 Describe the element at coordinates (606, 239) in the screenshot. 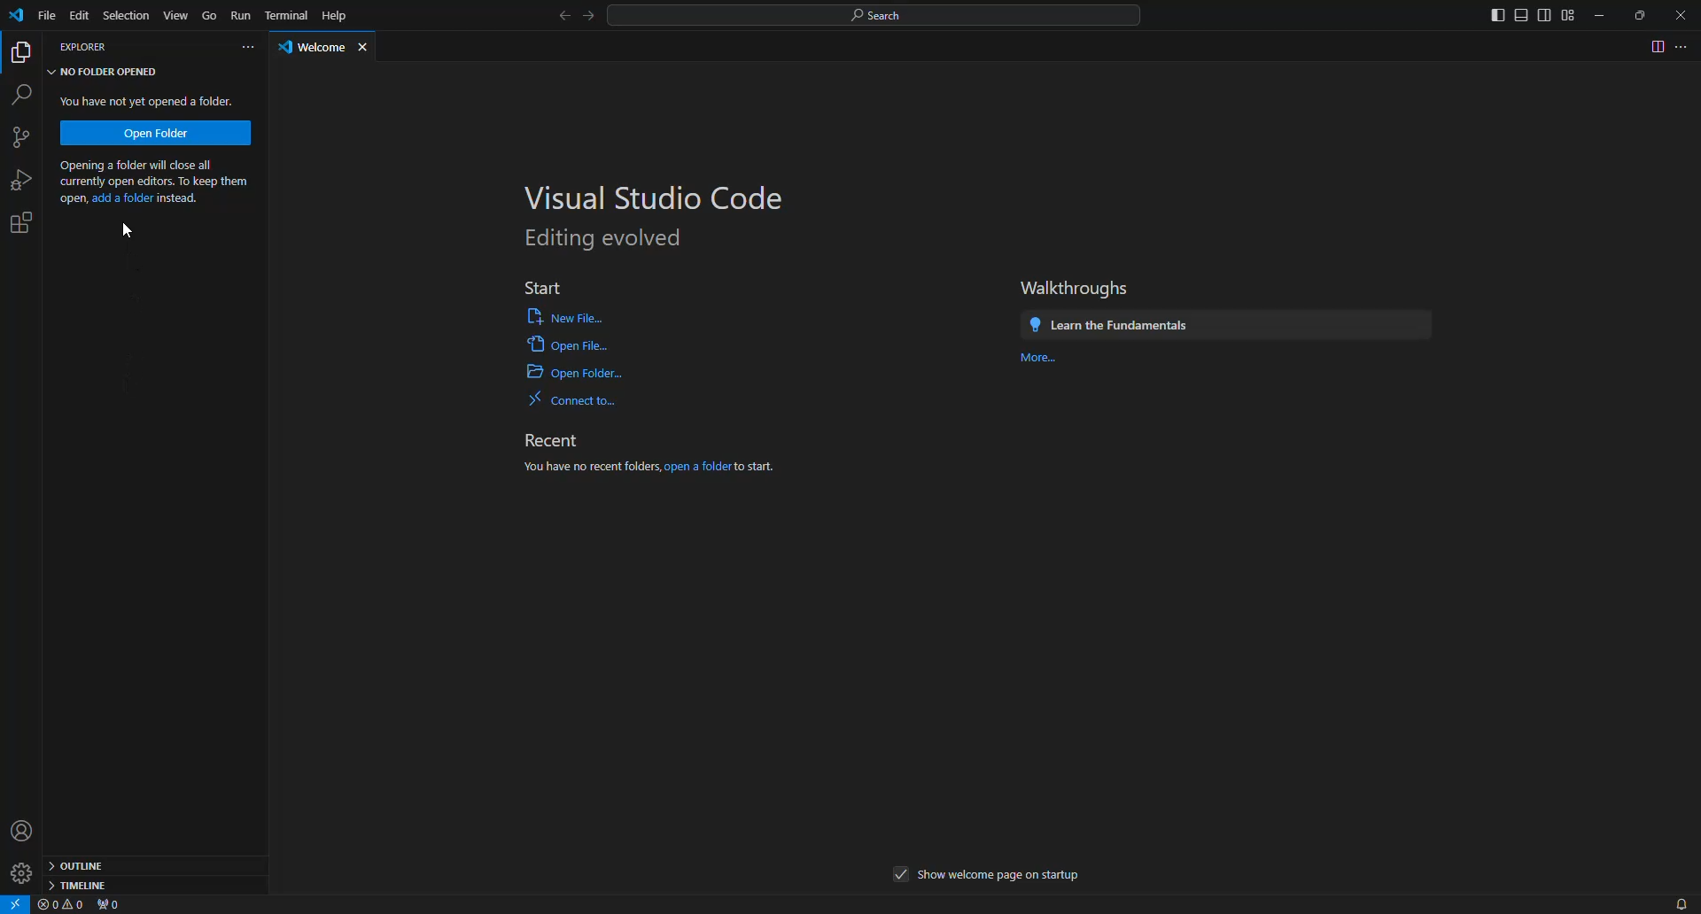

I see `editing evolved` at that location.